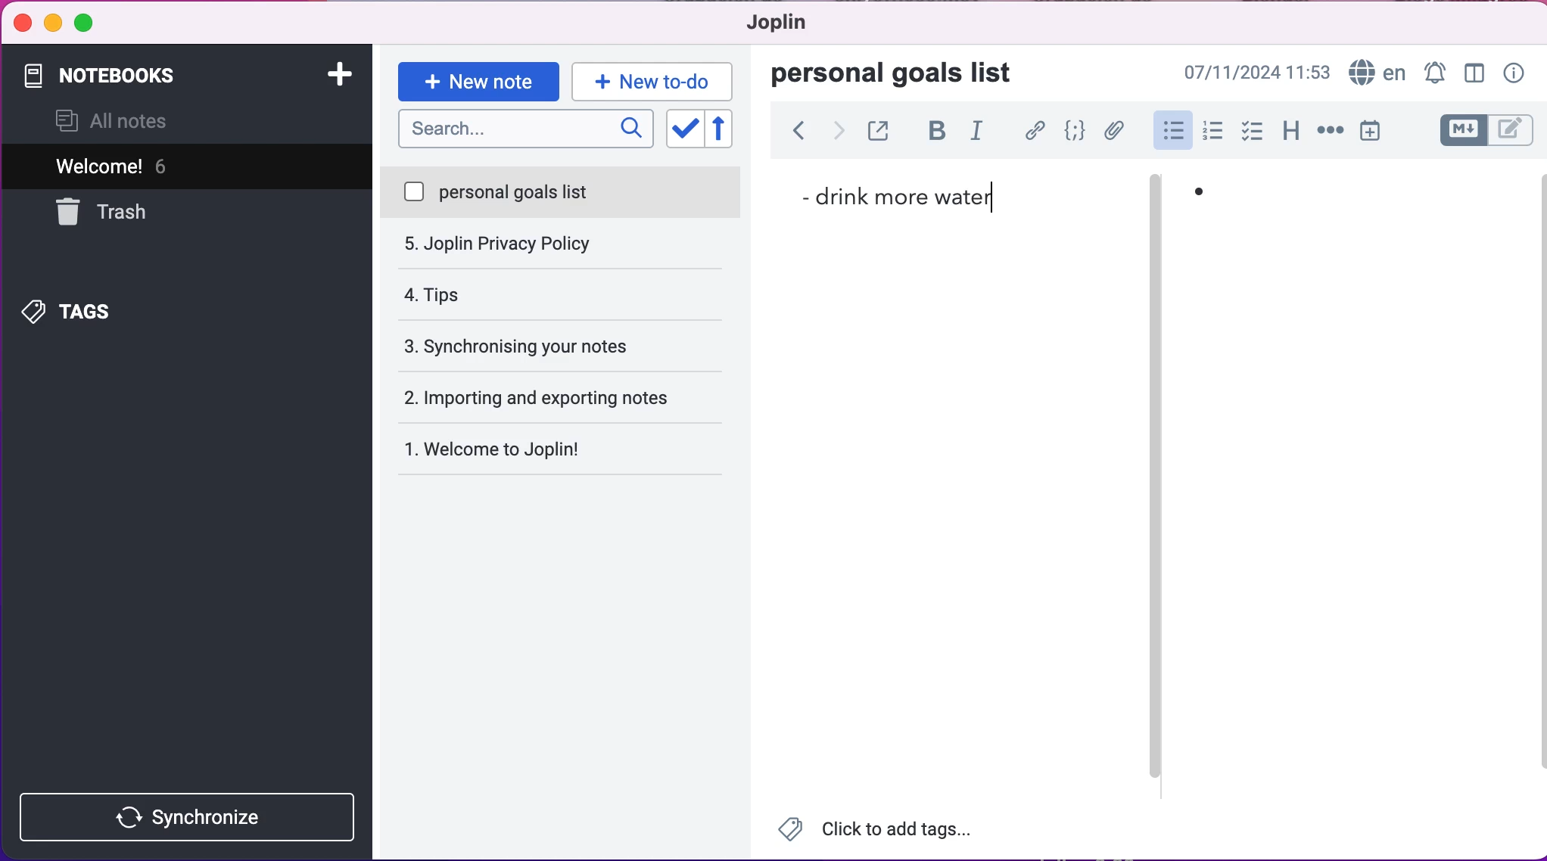 This screenshot has width=1547, height=861. Describe the element at coordinates (1514, 71) in the screenshot. I see `note properties` at that location.